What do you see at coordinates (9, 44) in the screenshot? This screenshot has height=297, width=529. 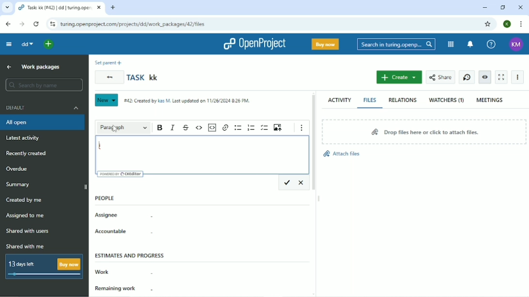 I see `Collapse project menu` at bounding box center [9, 44].